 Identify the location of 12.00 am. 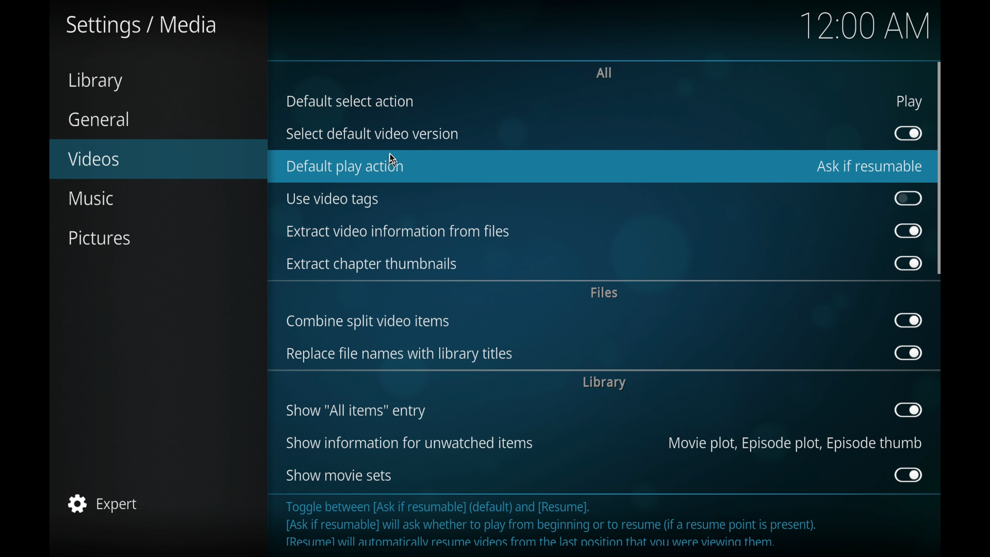
(866, 26).